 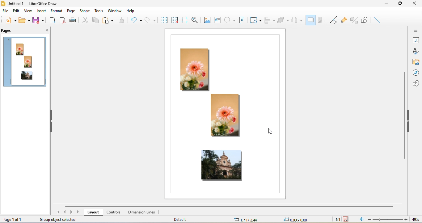 What do you see at coordinates (366, 20) in the screenshot?
I see `show draw function` at bounding box center [366, 20].